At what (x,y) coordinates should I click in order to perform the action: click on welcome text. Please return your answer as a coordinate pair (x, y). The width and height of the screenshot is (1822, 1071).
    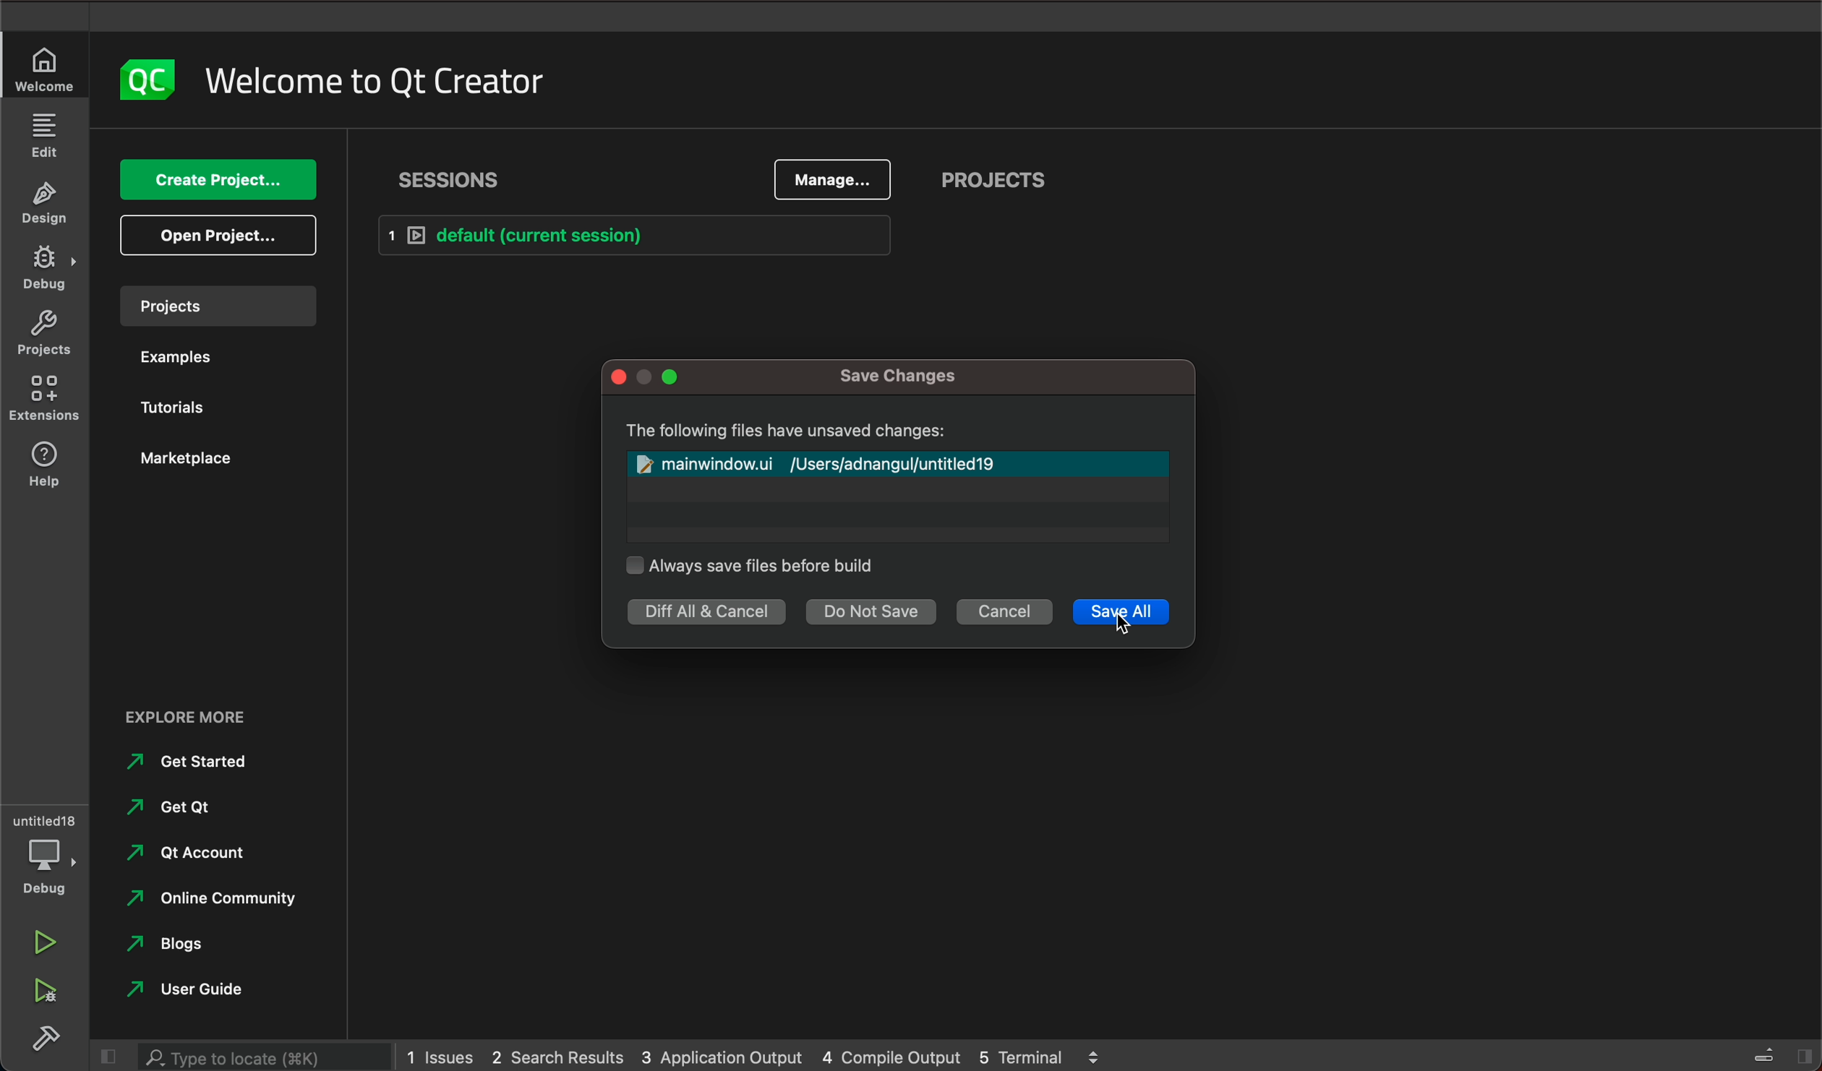
    Looking at the image, I should click on (383, 83).